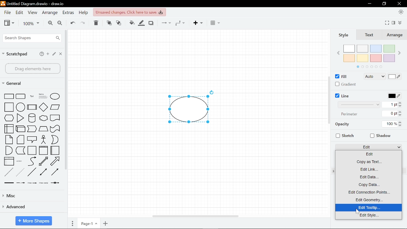 This screenshot has width=407, height=229. I want to click on Scratchpad, so click(15, 54).